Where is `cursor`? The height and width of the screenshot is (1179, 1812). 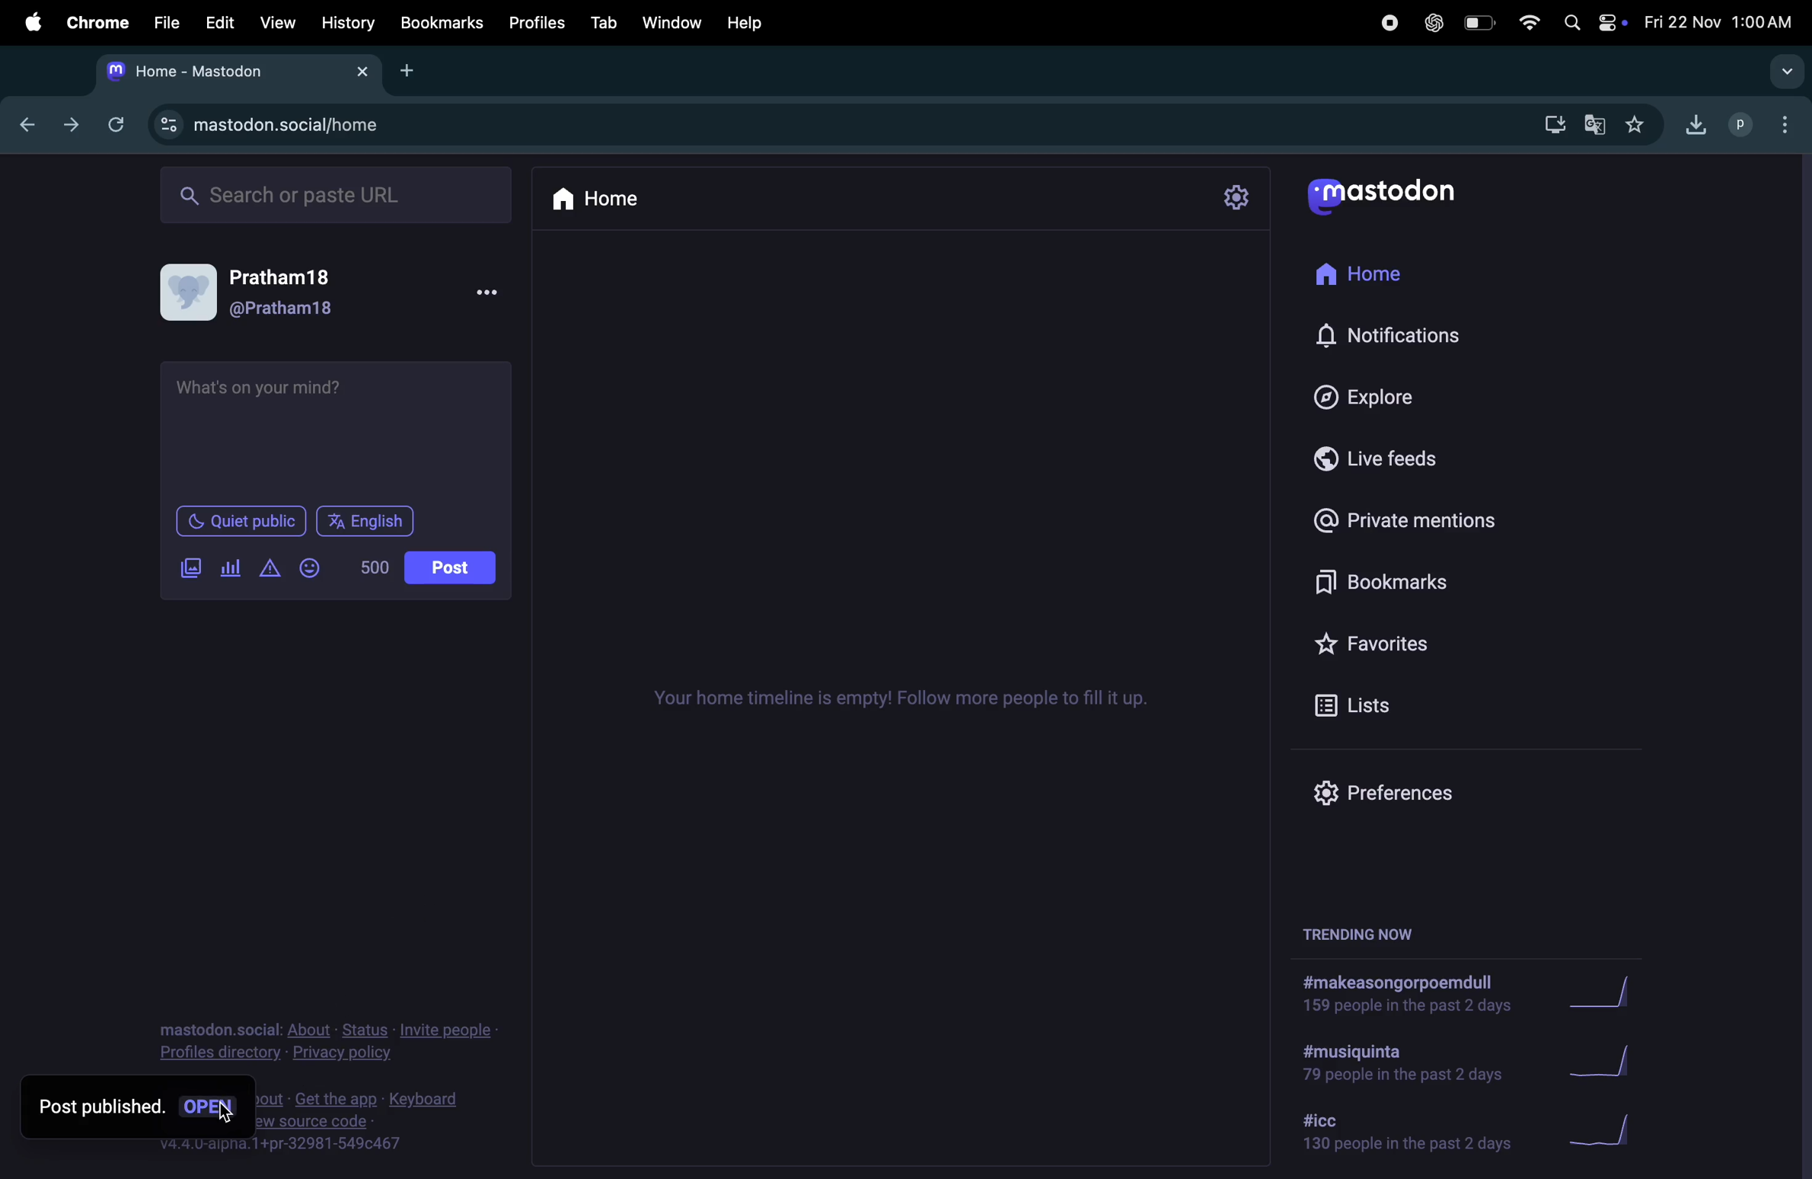
cursor is located at coordinates (226, 1114).